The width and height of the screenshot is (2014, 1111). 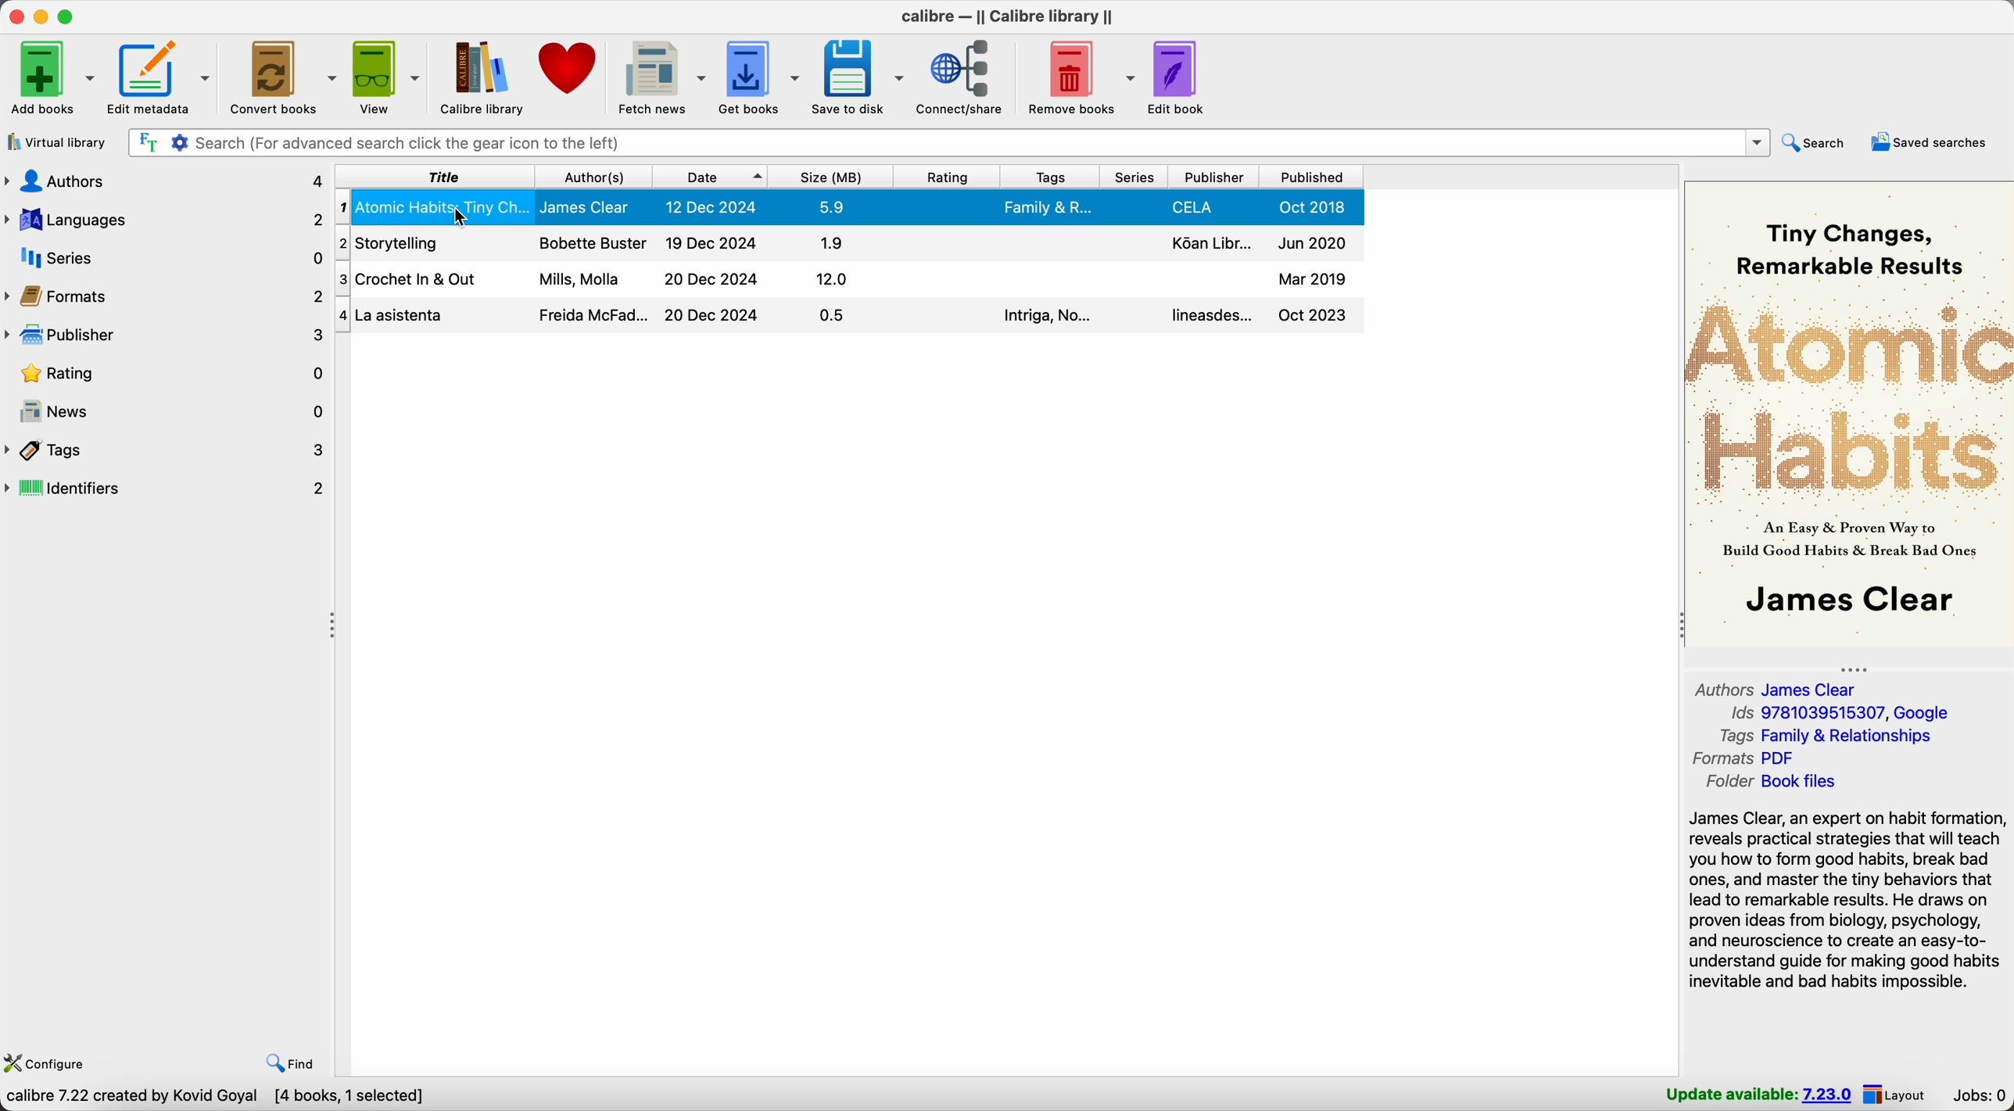 What do you see at coordinates (389, 206) in the screenshot?
I see `Atomic Habits book details` at bounding box center [389, 206].